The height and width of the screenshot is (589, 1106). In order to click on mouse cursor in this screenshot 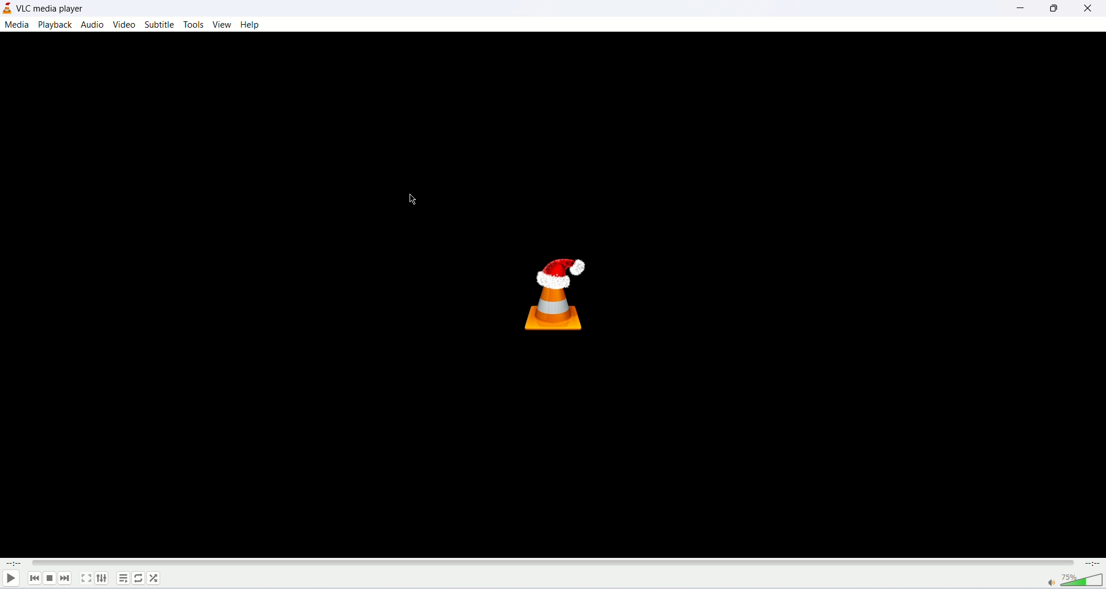, I will do `click(414, 198)`.